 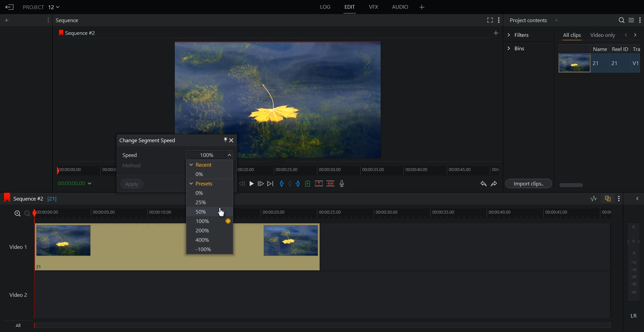 I want to click on 21, so click(x=597, y=63).